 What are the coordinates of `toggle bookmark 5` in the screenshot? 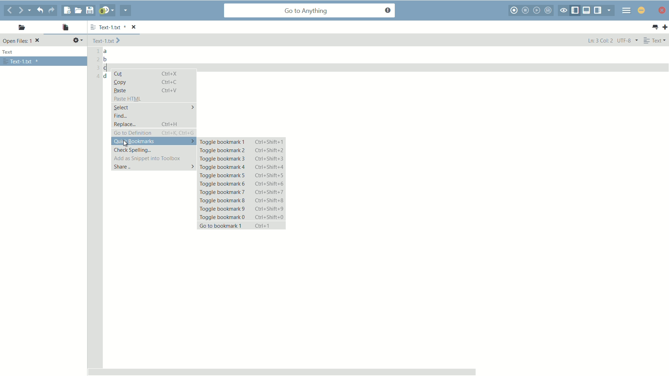 It's located at (242, 175).